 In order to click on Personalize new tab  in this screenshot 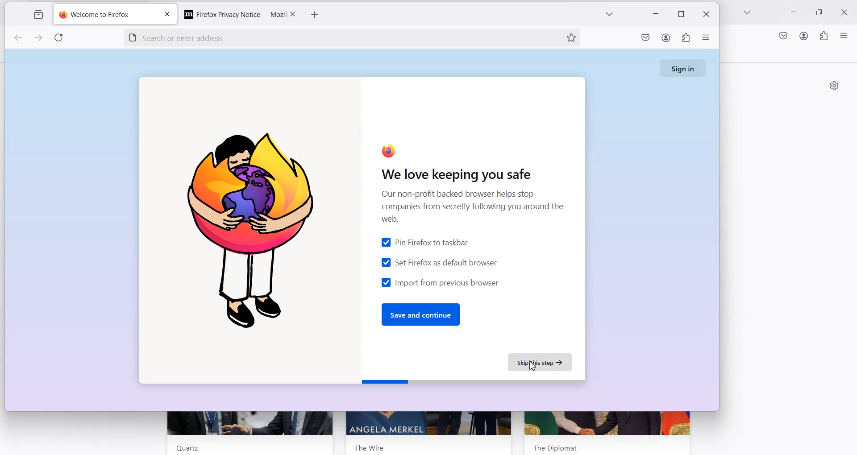, I will do `click(834, 85)`.